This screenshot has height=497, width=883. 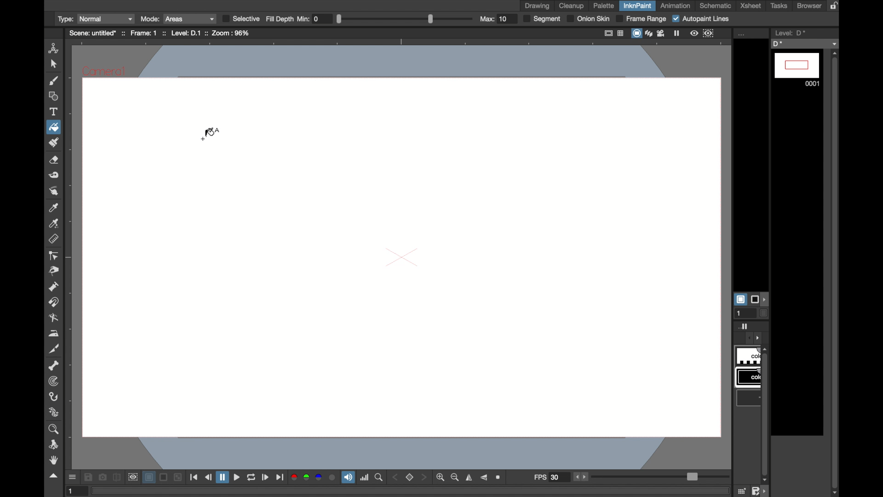 I want to click on save, so click(x=89, y=477).